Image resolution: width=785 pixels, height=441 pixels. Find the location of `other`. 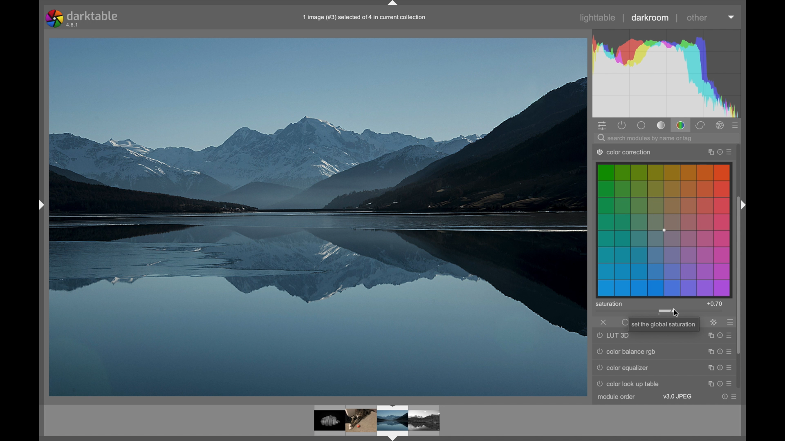

other is located at coordinates (697, 18).